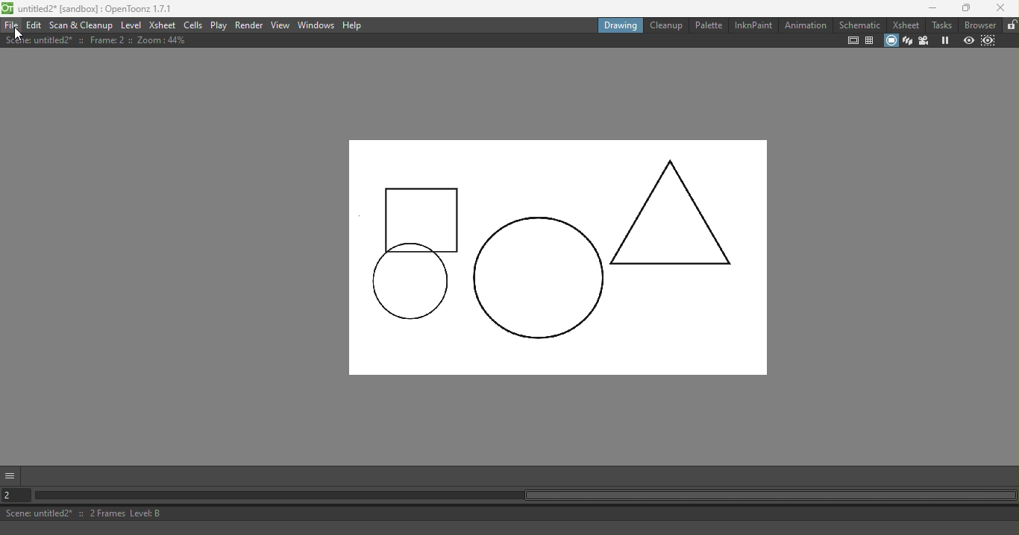 This screenshot has width=1019, height=535. What do you see at coordinates (1003, 9) in the screenshot?
I see `Close` at bounding box center [1003, 9].